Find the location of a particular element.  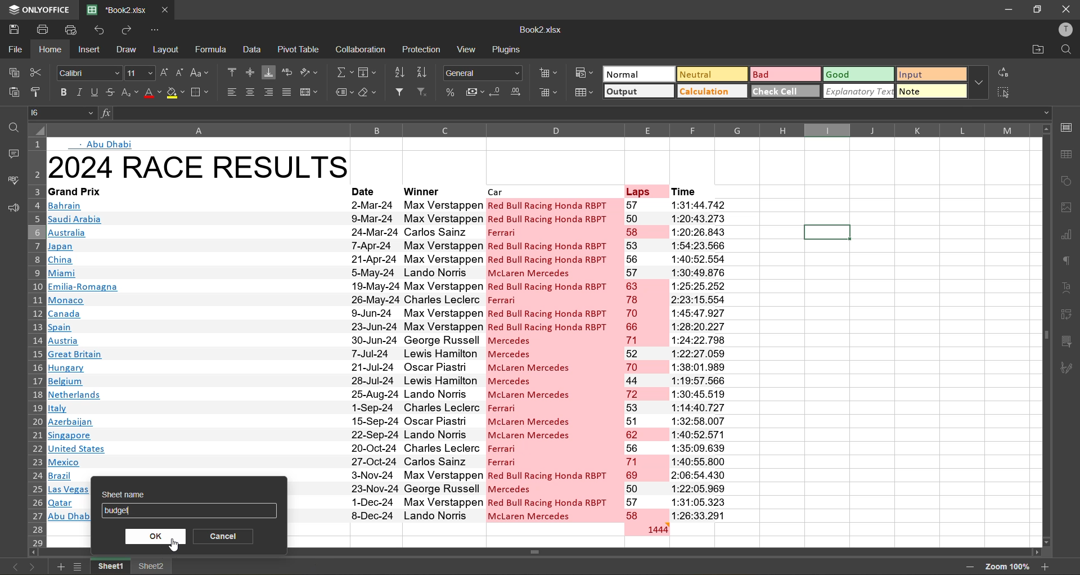

scroll bar is located at coordinates (560, 551).